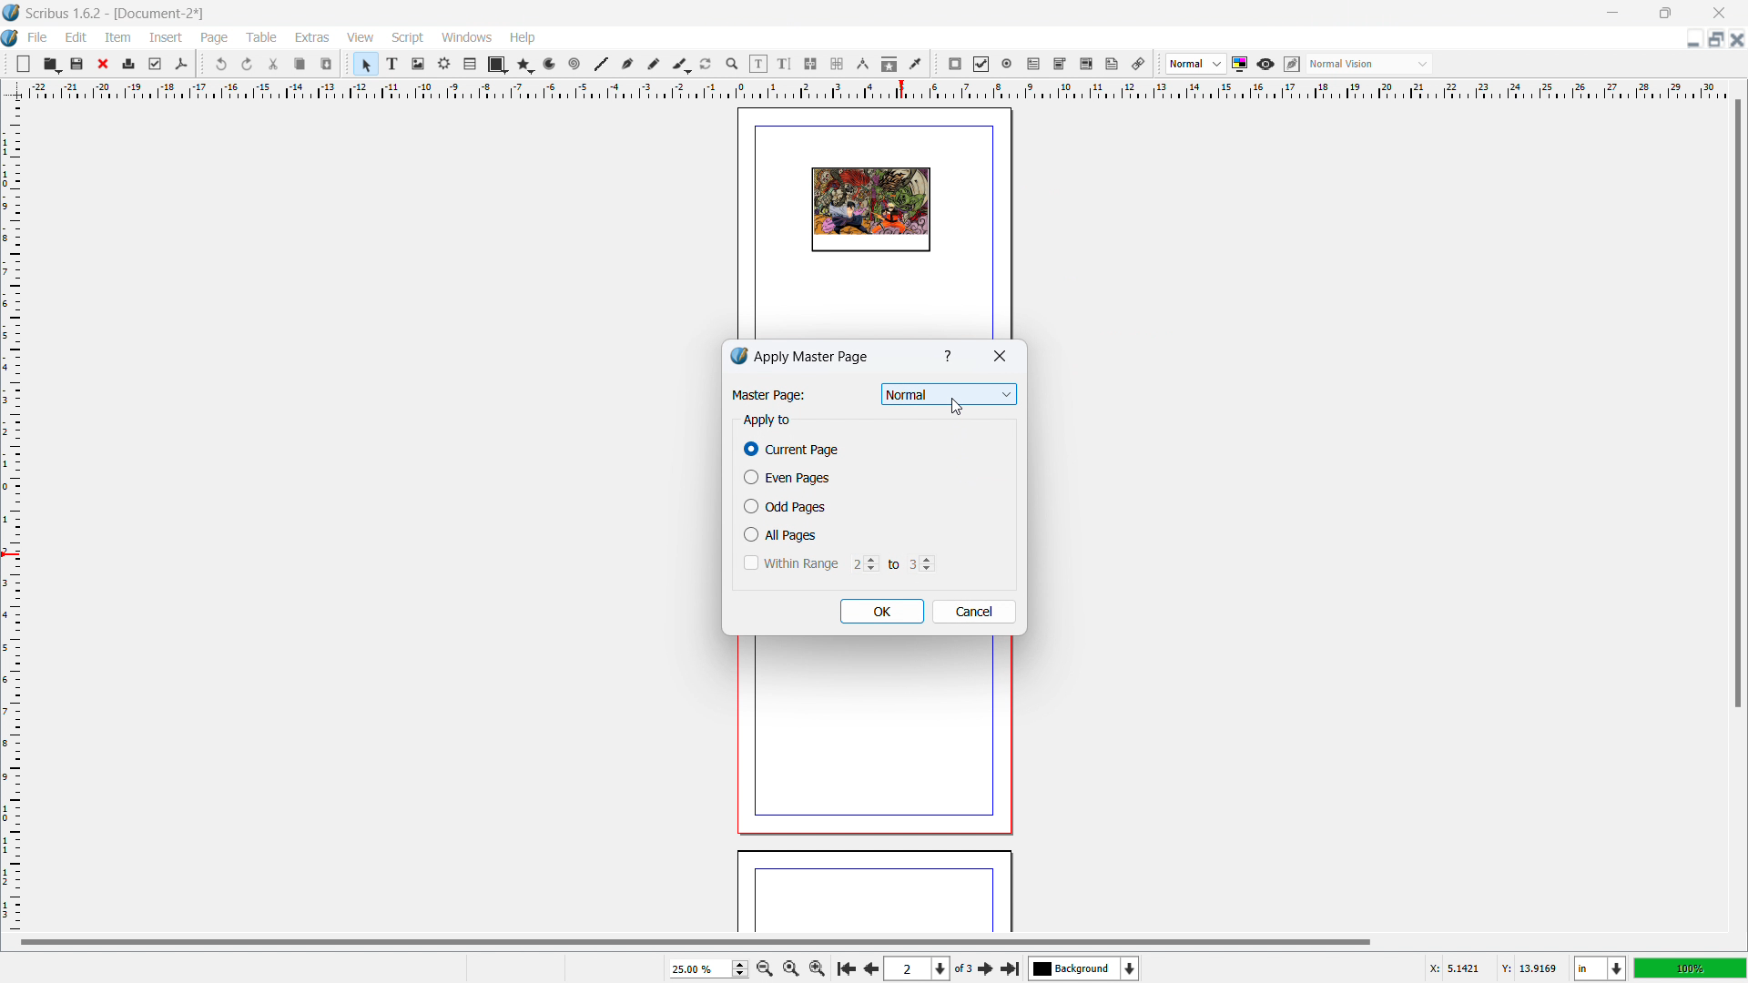 This screenshot has height=983, width=1748. I want to click on caligraphic line, so click(681, 65).